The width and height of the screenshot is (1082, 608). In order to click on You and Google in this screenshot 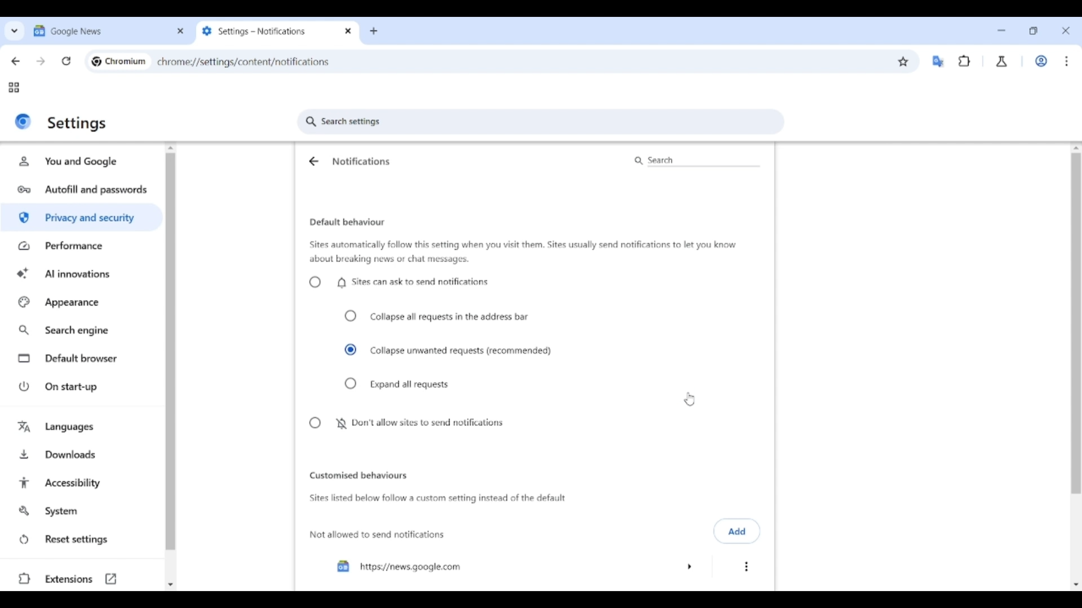, I will do `click(79, 162)`.